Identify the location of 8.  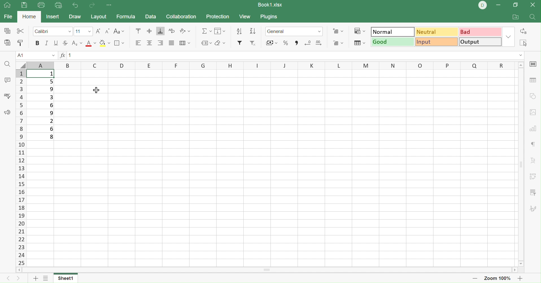
(51, 137).